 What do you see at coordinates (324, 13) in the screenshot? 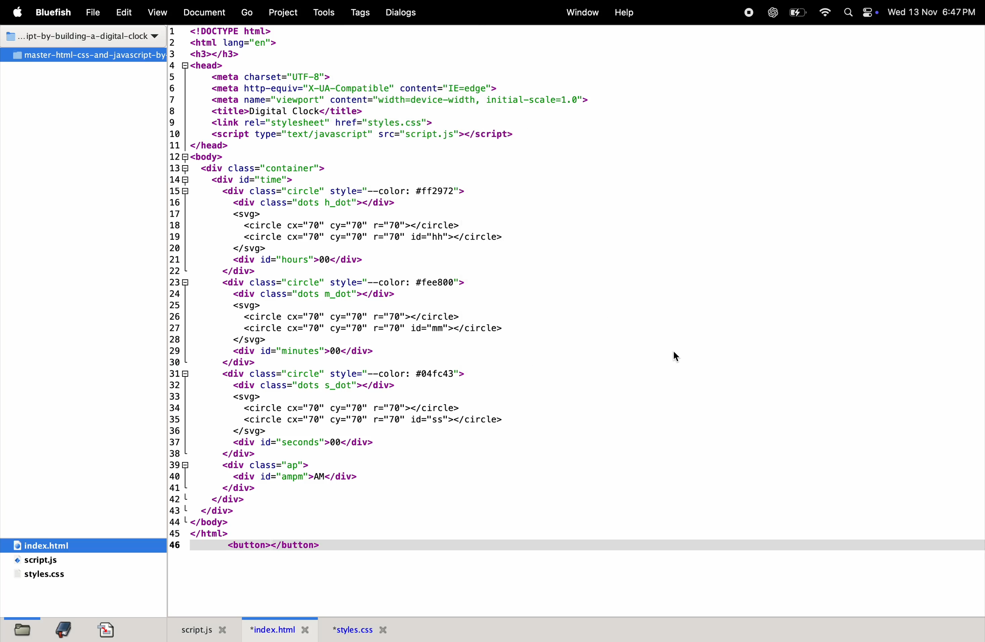
I see `Tools` at bounding box center [324, 13].